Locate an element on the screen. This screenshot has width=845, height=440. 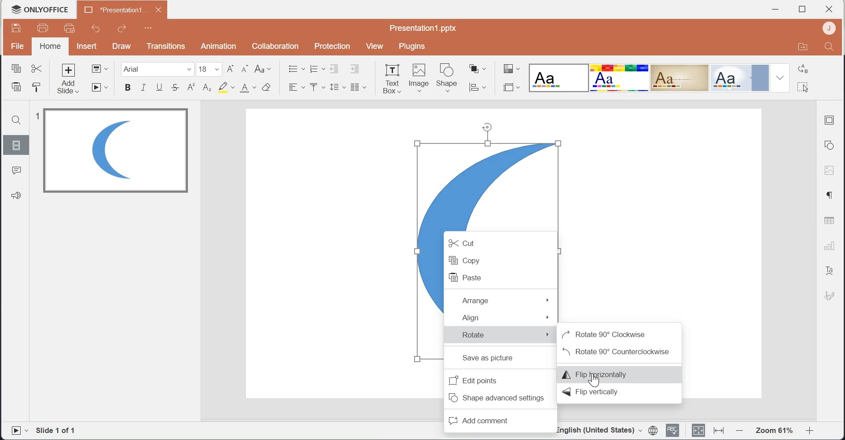
Blank is located at coordinates (559, 77).